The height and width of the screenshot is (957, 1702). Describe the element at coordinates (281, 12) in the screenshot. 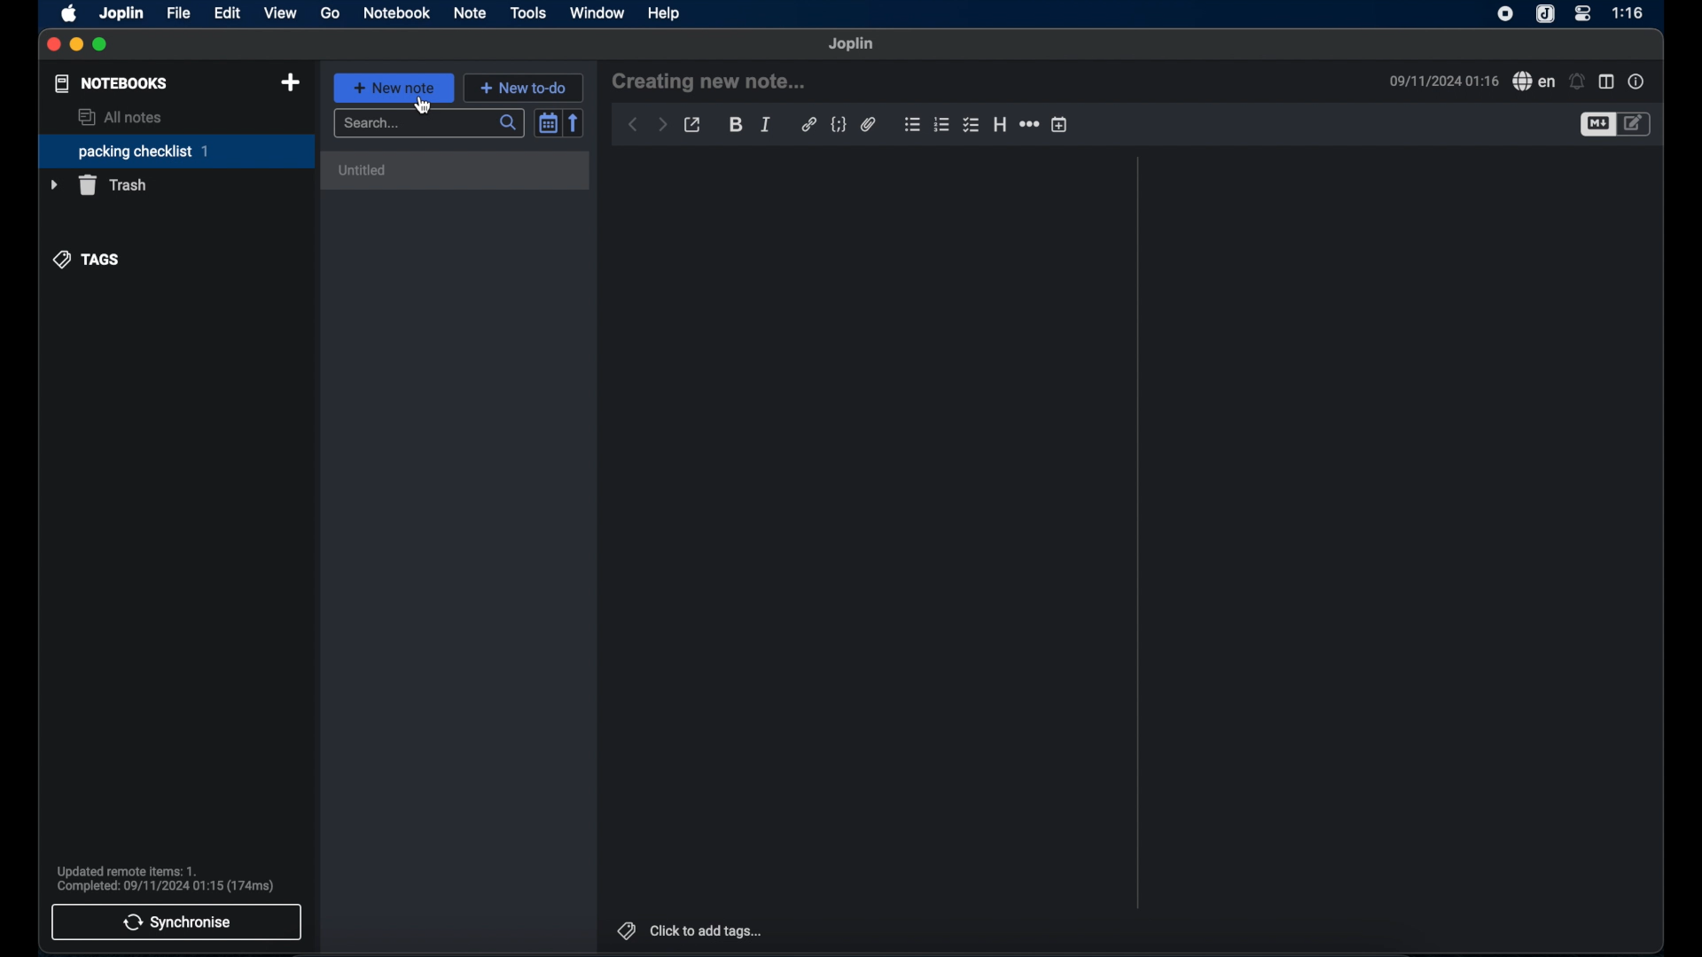

I see `view` at that location.